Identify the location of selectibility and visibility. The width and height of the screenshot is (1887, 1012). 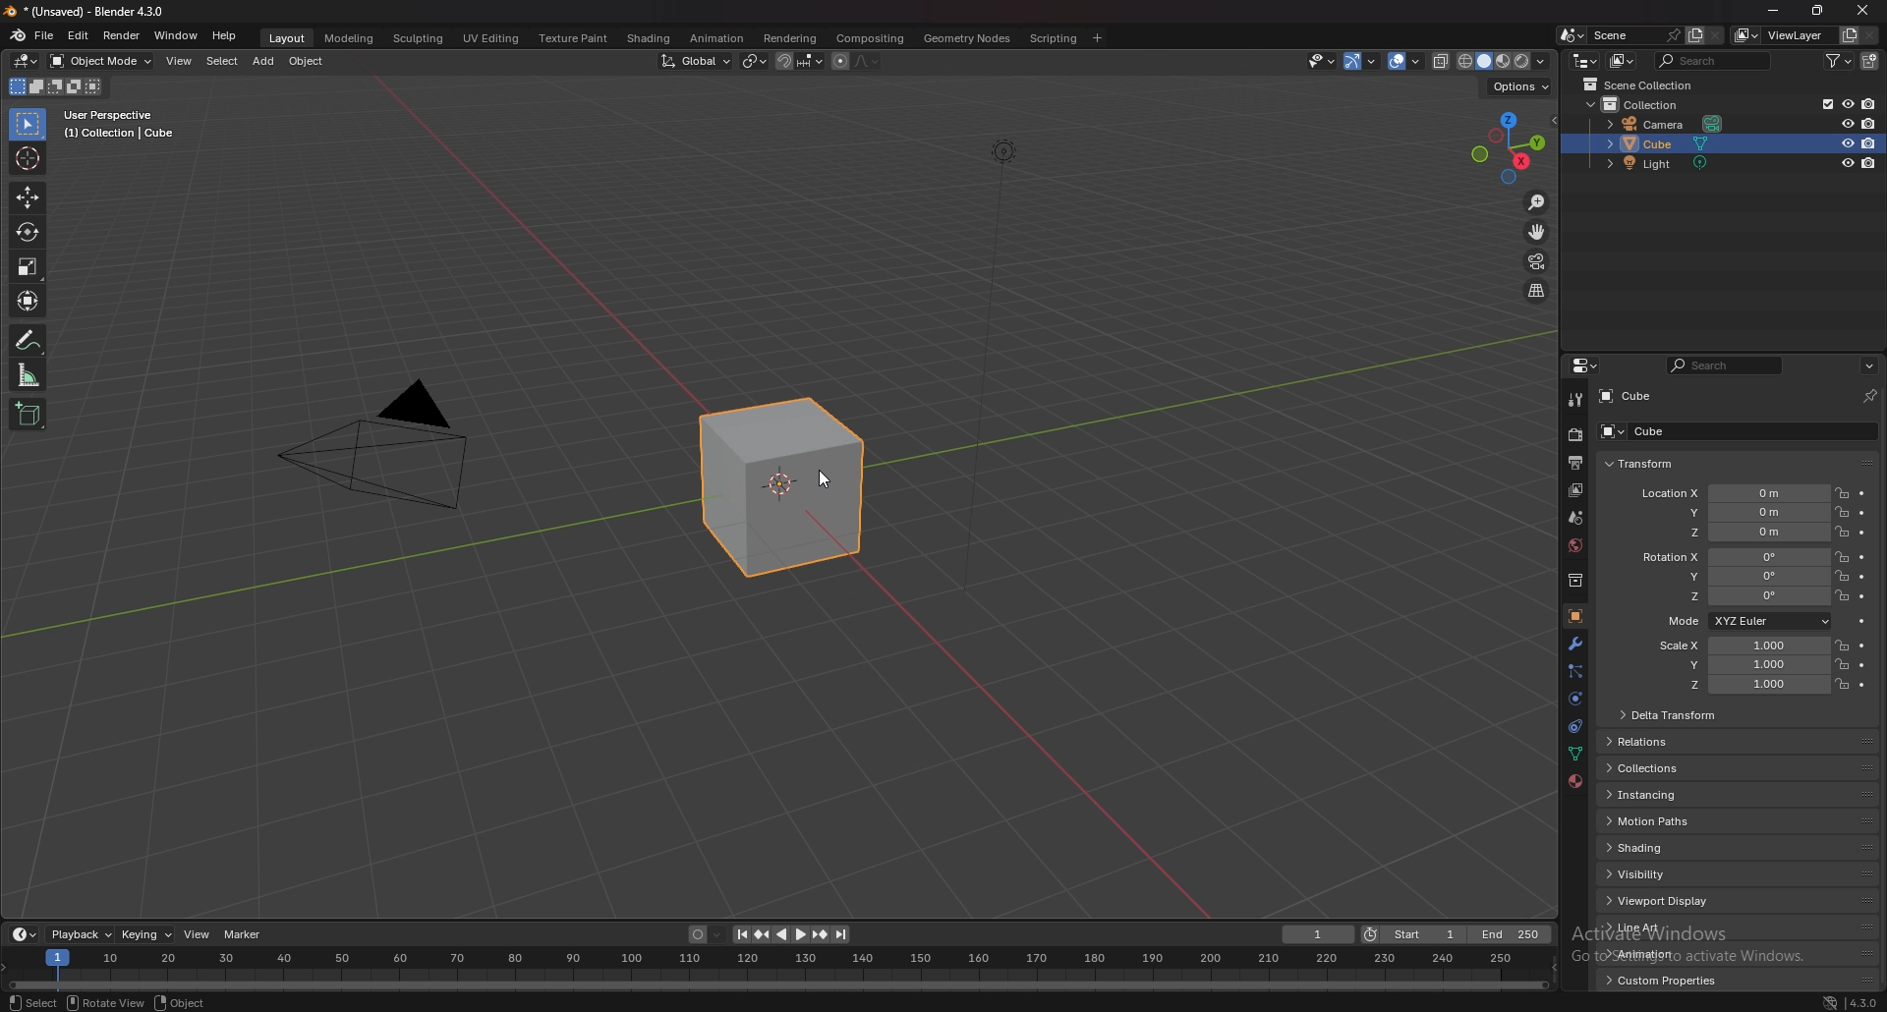
(1323, 62).